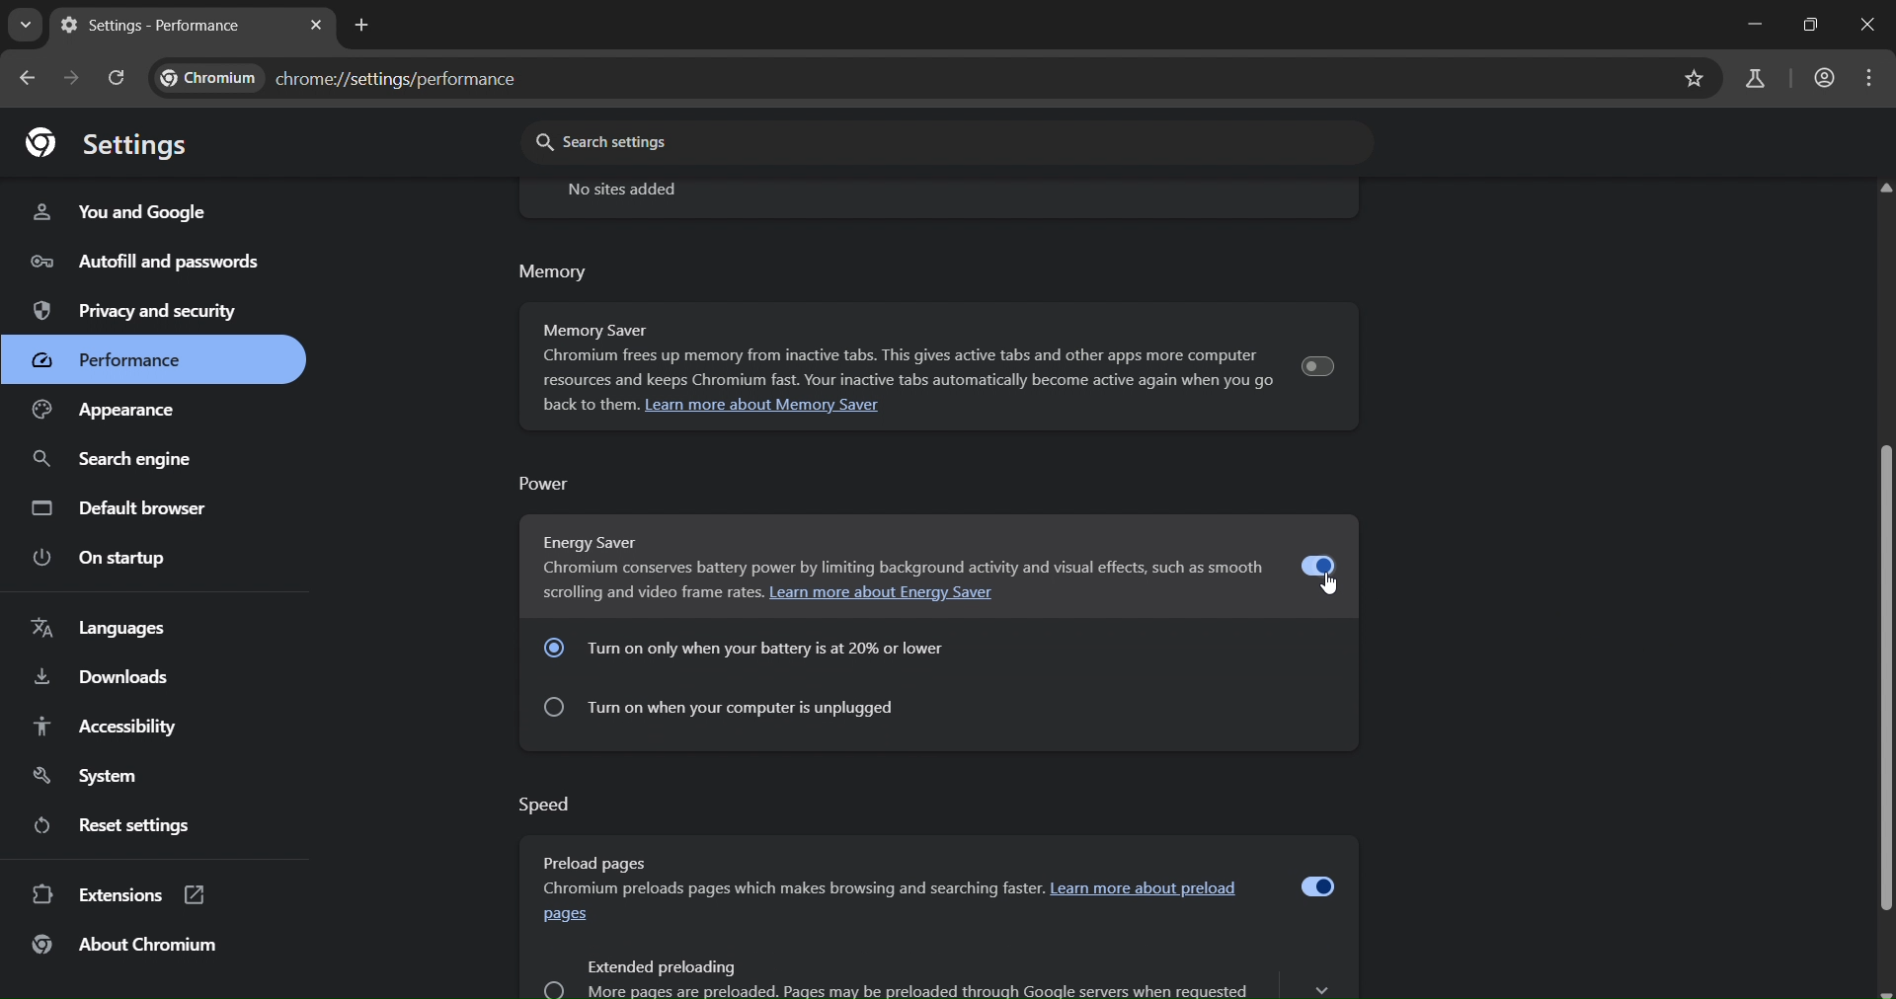 Image resolution: width=1896 pixels, height=999 pixels. What do you see at coordinates (117, 355) in the screenshot?
I see `performance` at bounding box center [117, 355].